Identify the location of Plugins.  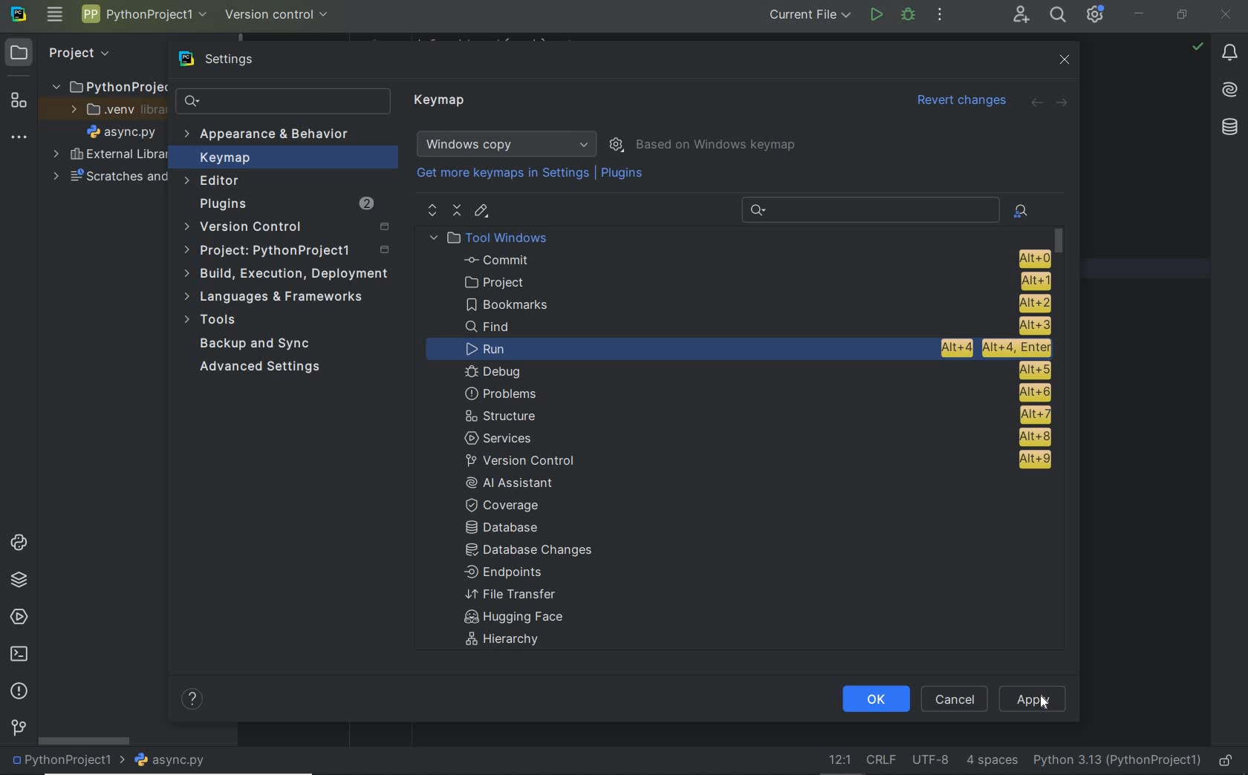
(624, 174).